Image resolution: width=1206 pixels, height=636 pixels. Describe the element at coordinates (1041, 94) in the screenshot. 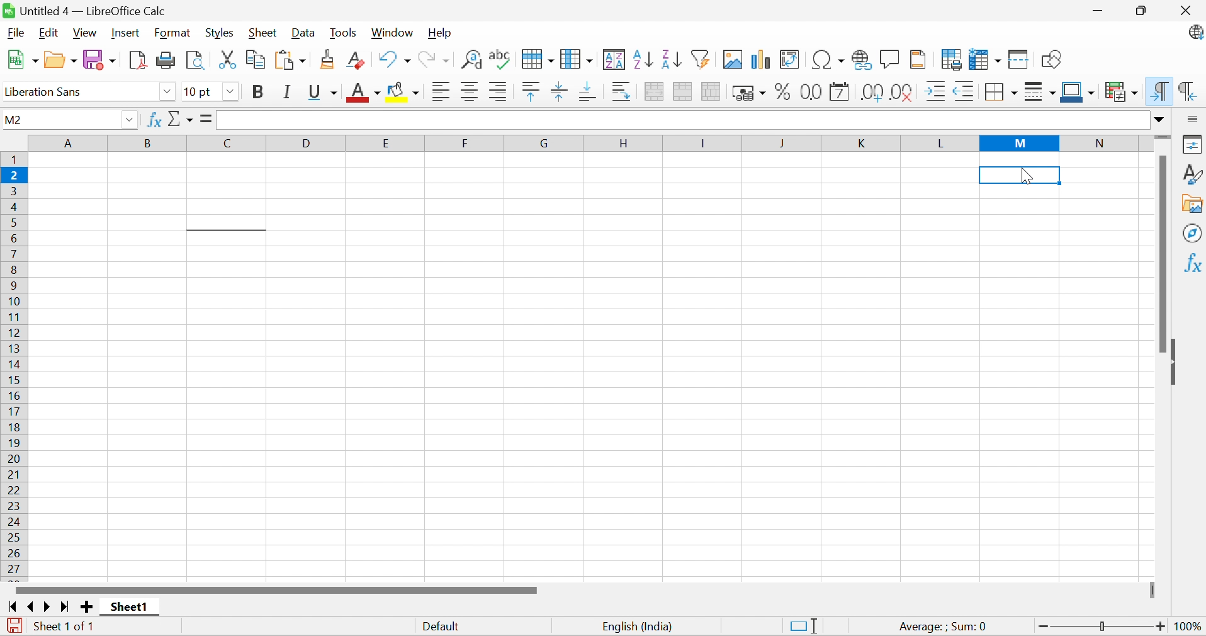

I see `Border style` at that location.